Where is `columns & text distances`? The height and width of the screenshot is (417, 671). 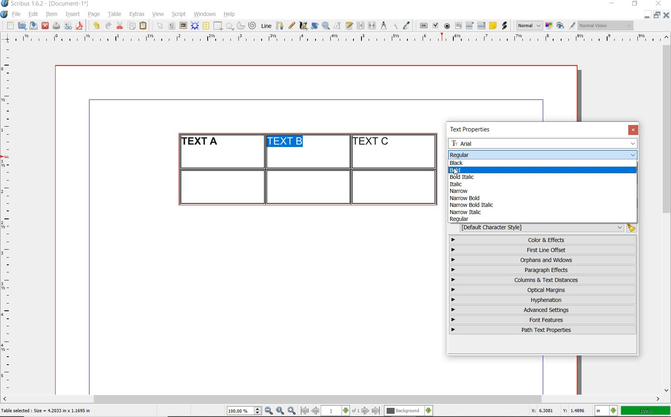
columns & text distances is located at coordinates (544, 280).